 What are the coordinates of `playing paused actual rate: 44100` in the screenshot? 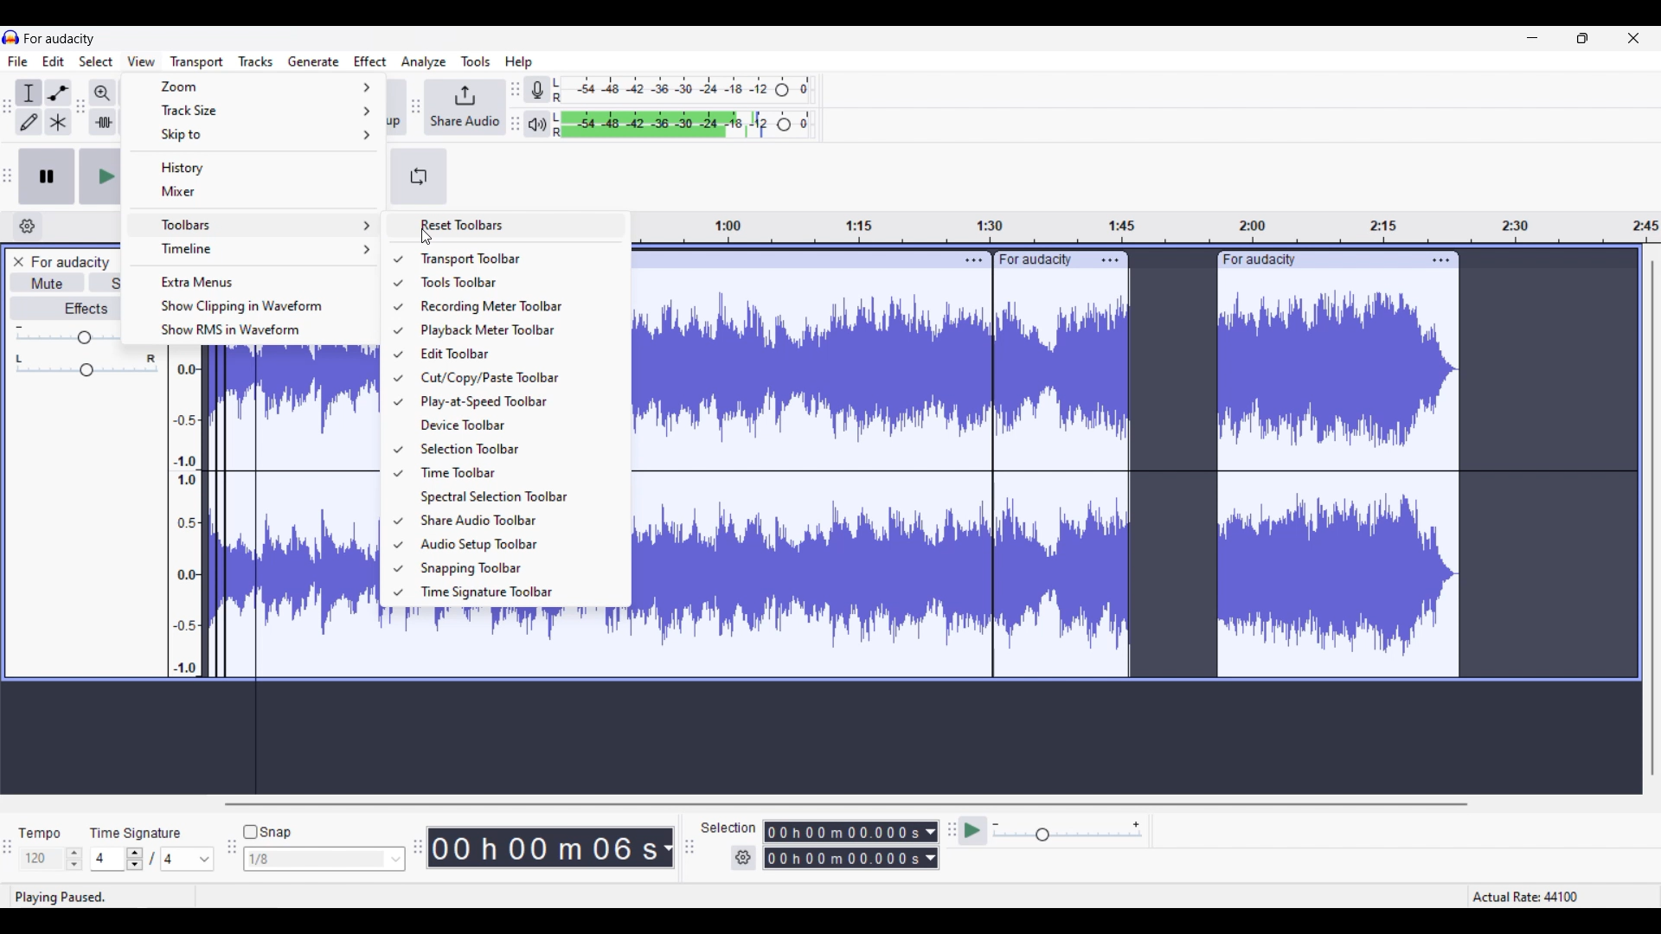 It's located at (823, 896).